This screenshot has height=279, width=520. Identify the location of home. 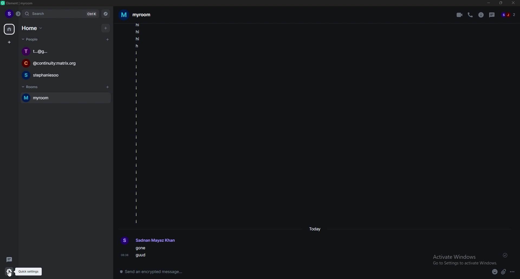
(33, 28).